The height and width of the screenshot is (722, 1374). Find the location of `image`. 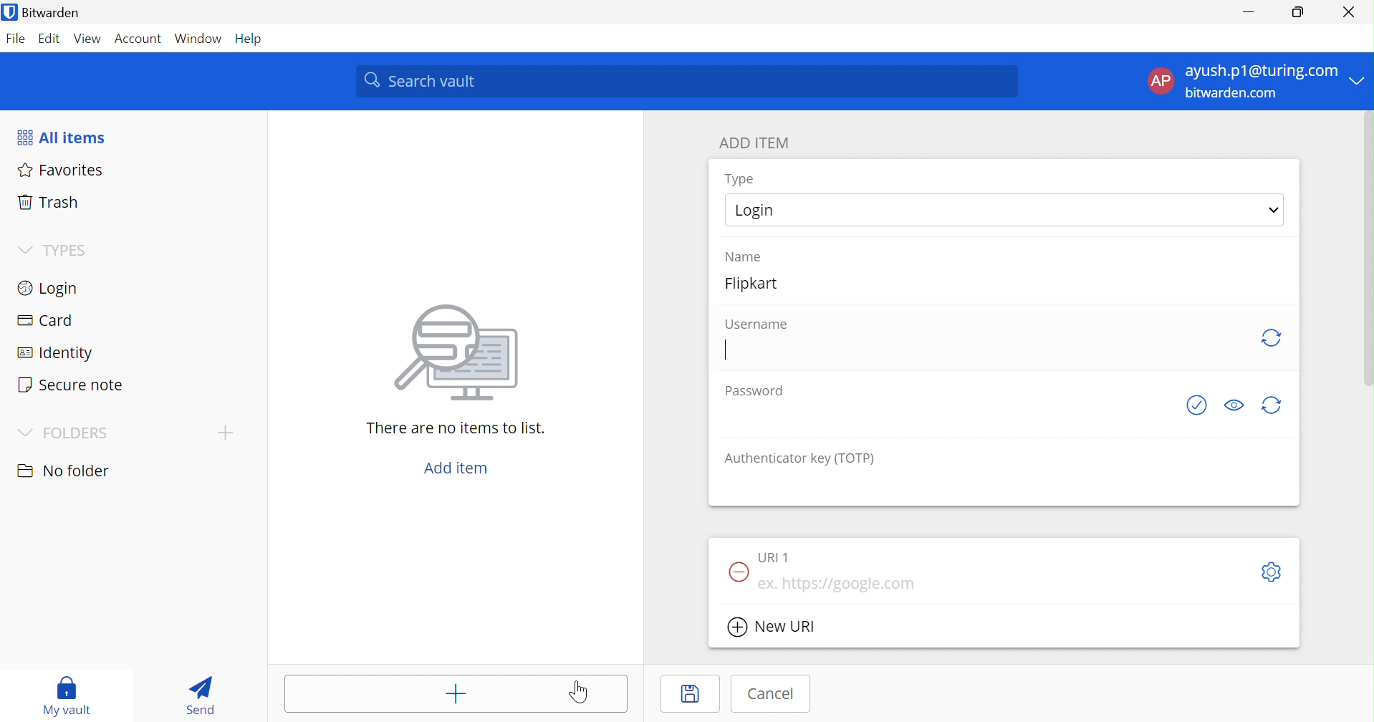

image is located at coordinates (463, 353).